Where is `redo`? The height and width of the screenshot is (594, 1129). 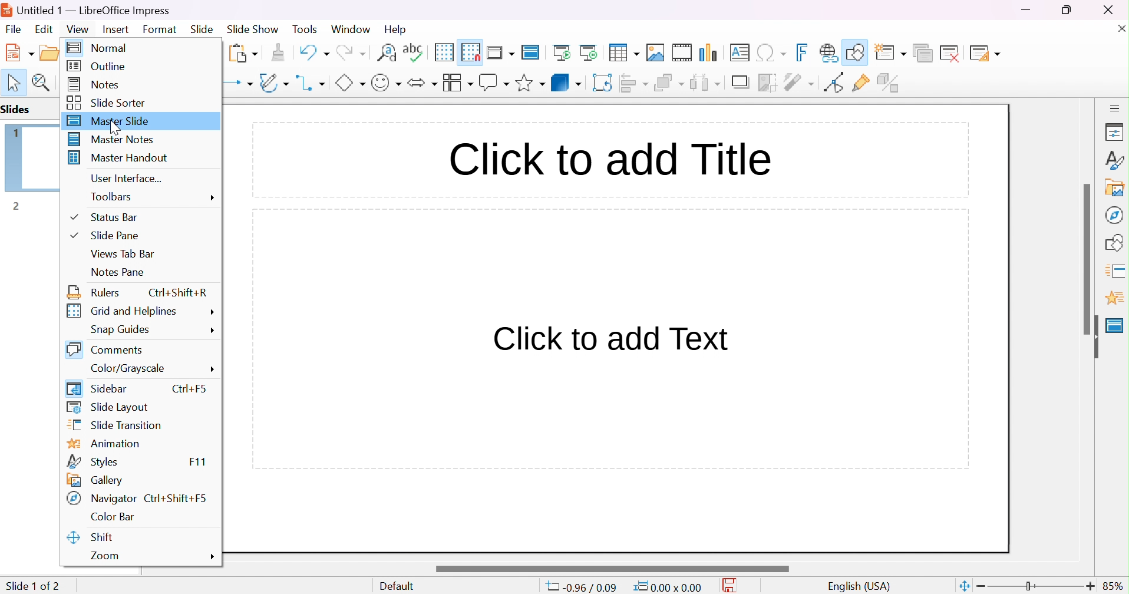 redo is located at coordinates (350, 51).